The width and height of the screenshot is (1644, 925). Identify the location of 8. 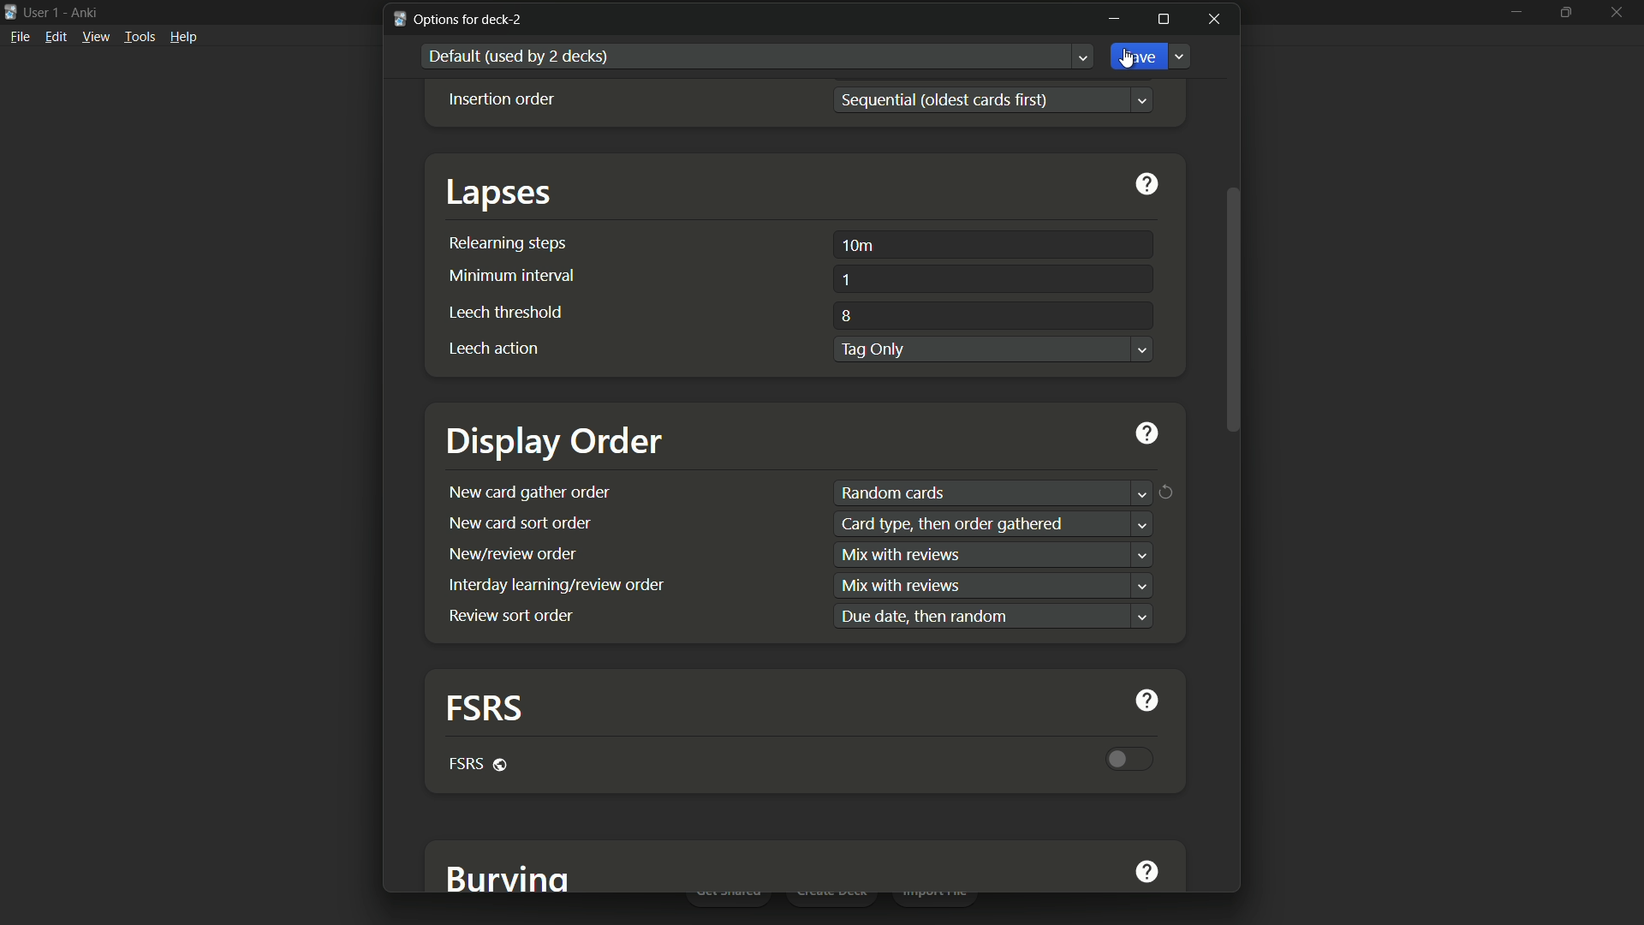
(844, 314).